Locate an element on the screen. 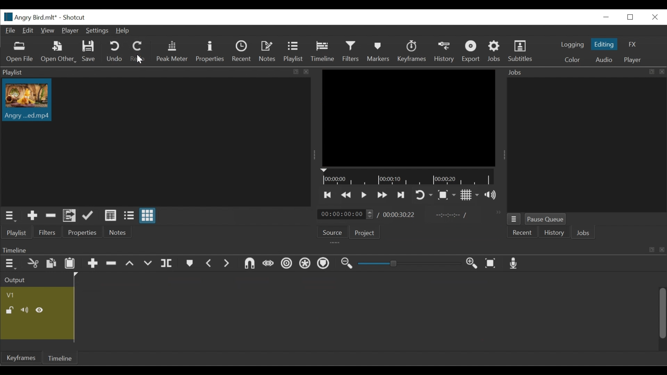 Image resolution: width=667 pixels, height=375 pixels. Playlist menu is located at coordinates (9, 216).